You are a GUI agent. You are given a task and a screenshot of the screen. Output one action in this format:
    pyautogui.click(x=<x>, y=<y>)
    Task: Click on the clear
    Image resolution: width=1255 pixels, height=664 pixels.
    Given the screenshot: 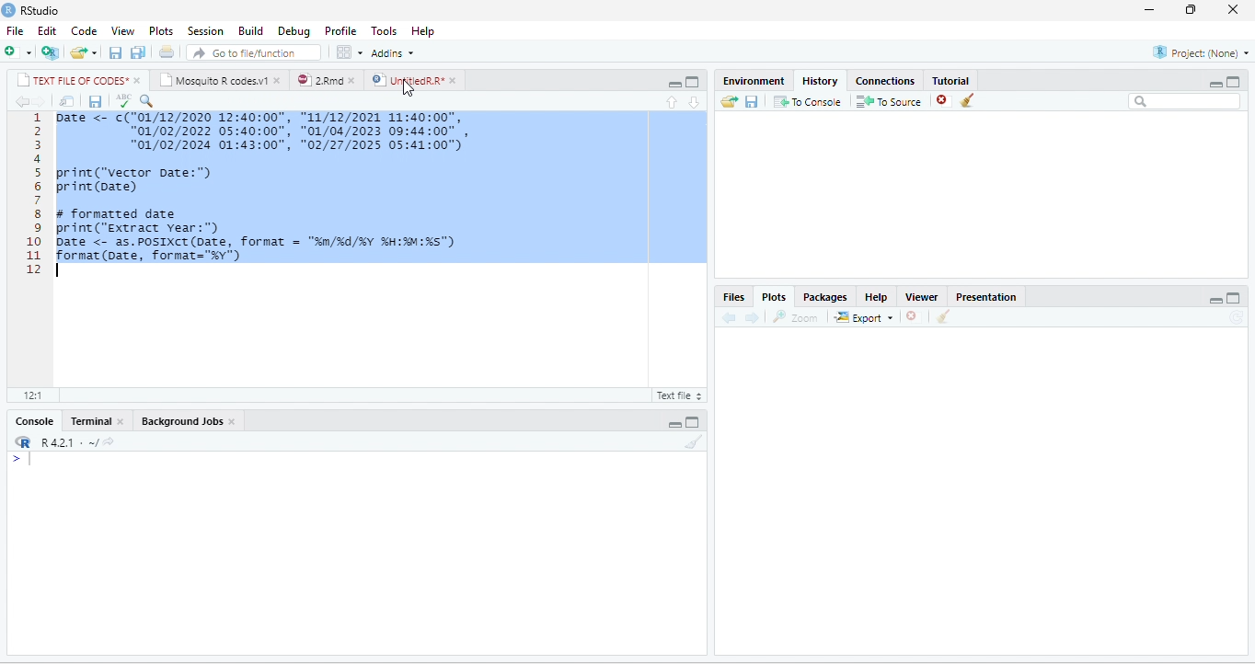 What is the action you would take?
    pyautogui.click(x=968, y=100)
    